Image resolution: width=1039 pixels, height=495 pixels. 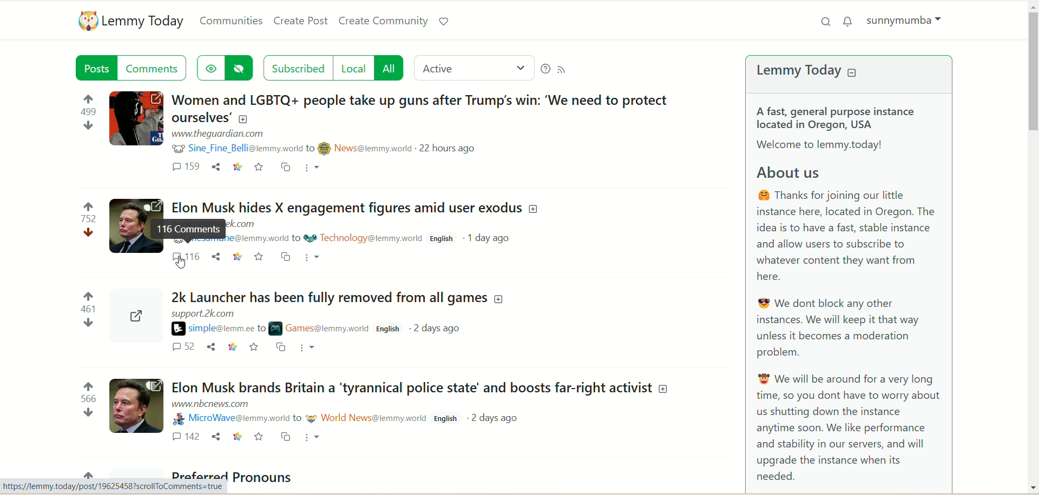 I want to click on sunnymumba, so click(x=904, y=24).